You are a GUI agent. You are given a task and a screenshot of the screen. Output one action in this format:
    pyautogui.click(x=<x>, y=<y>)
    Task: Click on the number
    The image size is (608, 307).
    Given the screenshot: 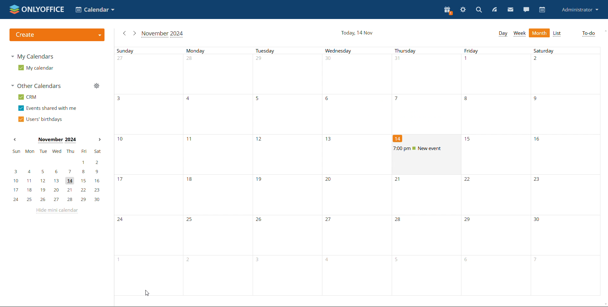 What is the action you would take?
    pyautogui.click(x=191, y=140)
    